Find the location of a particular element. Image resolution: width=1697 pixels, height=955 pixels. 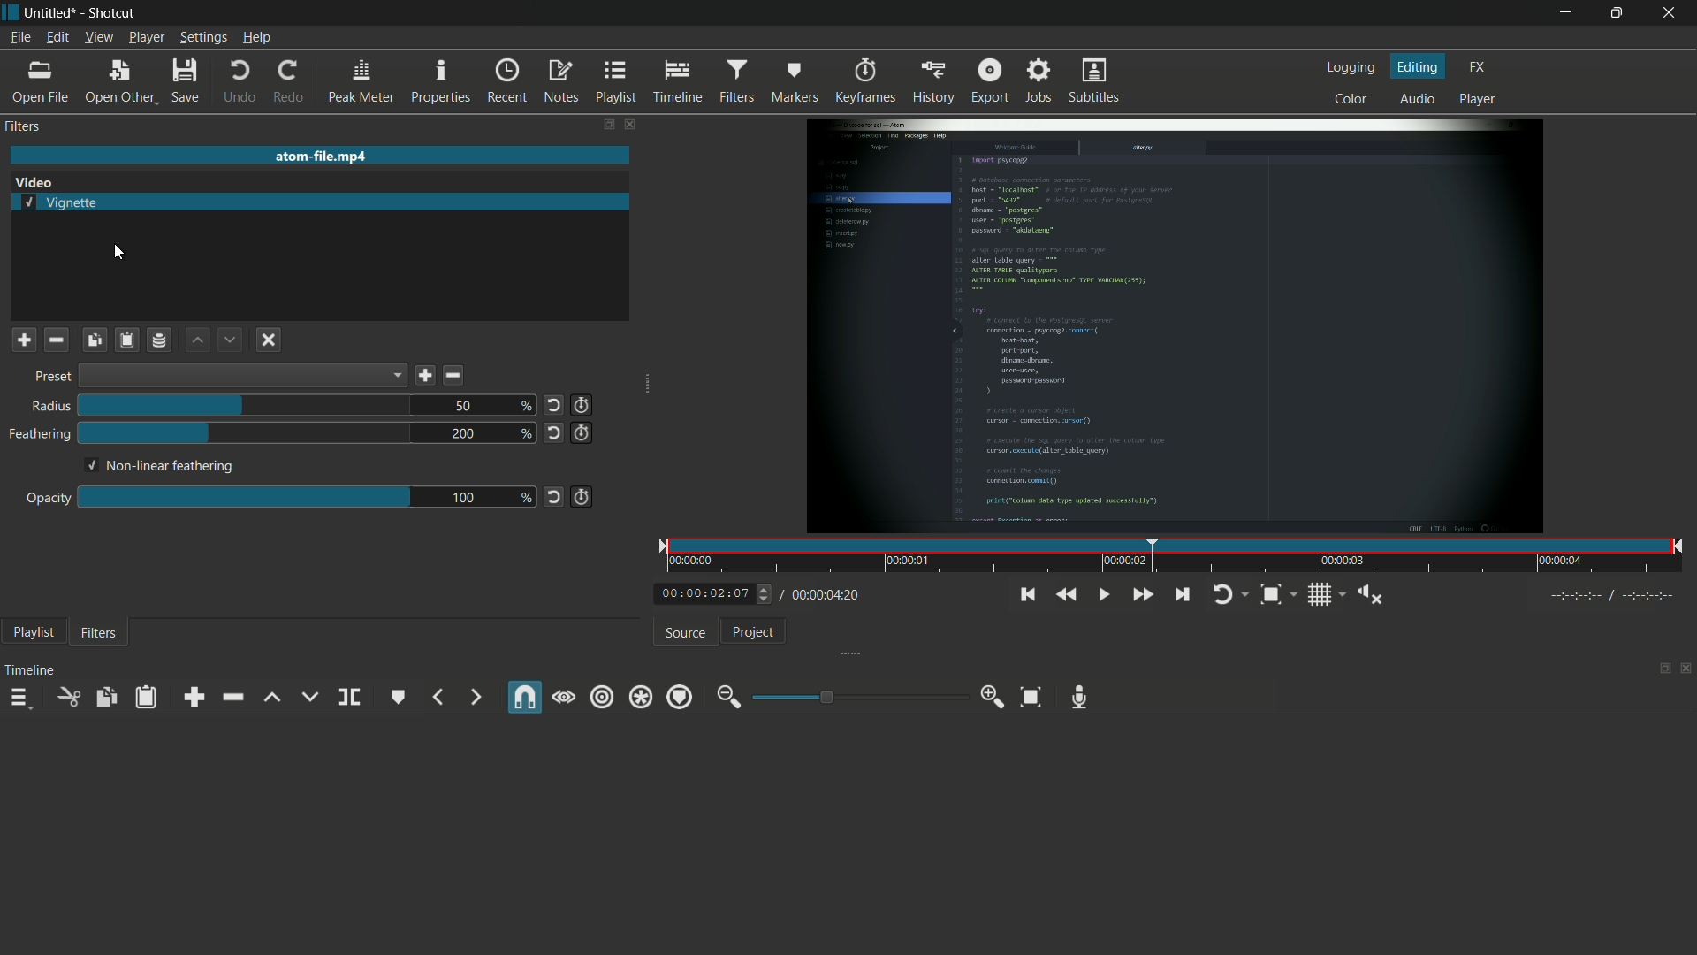

playlist is located at coordinates (617, 81).